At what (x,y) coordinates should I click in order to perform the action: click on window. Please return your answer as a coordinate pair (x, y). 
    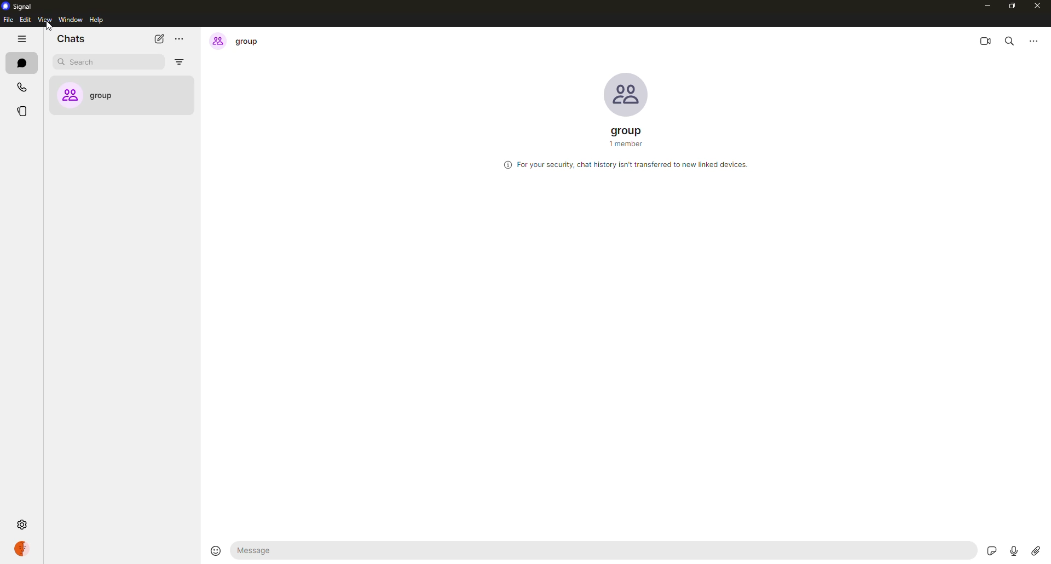
    Looking at the image, I should click on (71, 20).